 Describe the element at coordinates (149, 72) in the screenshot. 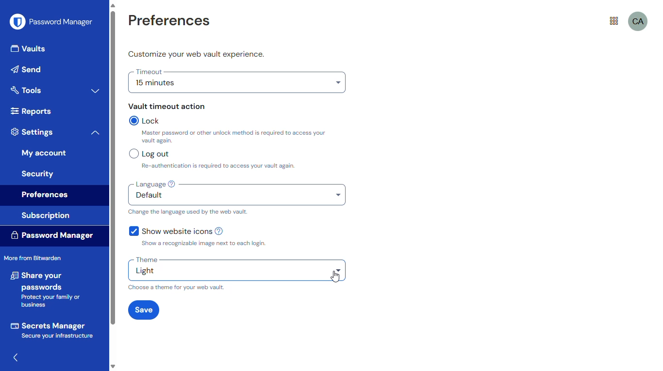

I see `timeout` at that location.